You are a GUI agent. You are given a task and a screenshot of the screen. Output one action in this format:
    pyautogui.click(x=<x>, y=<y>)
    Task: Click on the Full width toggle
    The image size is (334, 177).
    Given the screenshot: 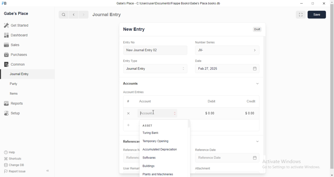 What is the action you would take?
    pyautogui.click(x=300, y=15)
    